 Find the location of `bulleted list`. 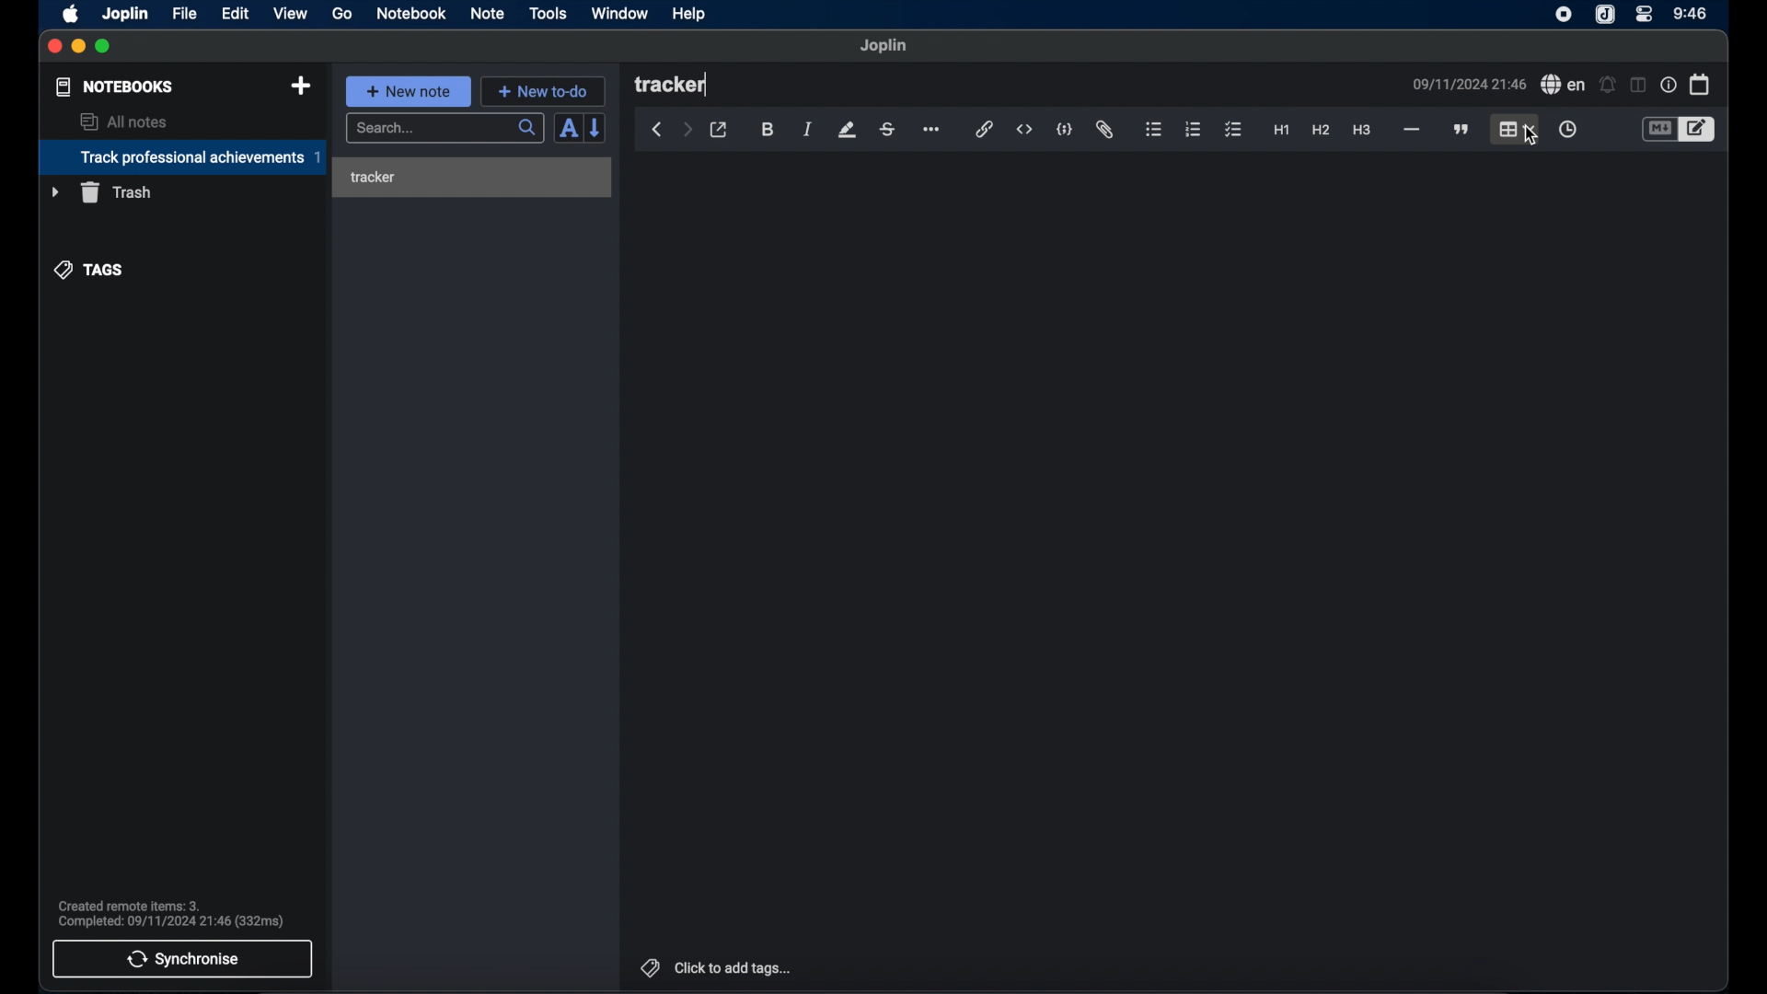

bulleted list is located at coordinates (1154, 131).